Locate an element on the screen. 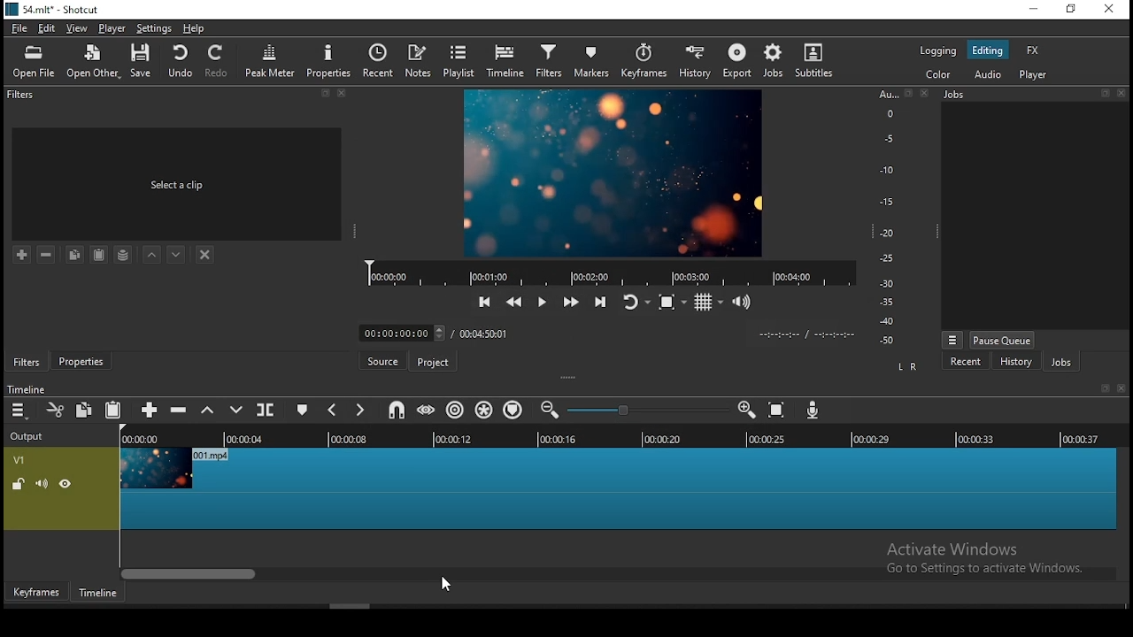 The height and width of the screenshot is (637, 1133). overwrite is located at coordinates (238, 410).